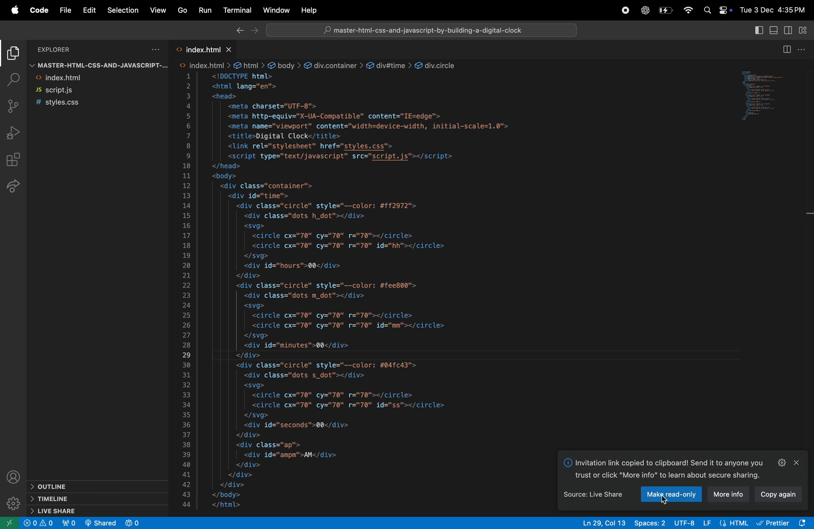  Describe the element at coordinates (754, 30) in the screenshot. I see `toggle primary side bar` at that location.